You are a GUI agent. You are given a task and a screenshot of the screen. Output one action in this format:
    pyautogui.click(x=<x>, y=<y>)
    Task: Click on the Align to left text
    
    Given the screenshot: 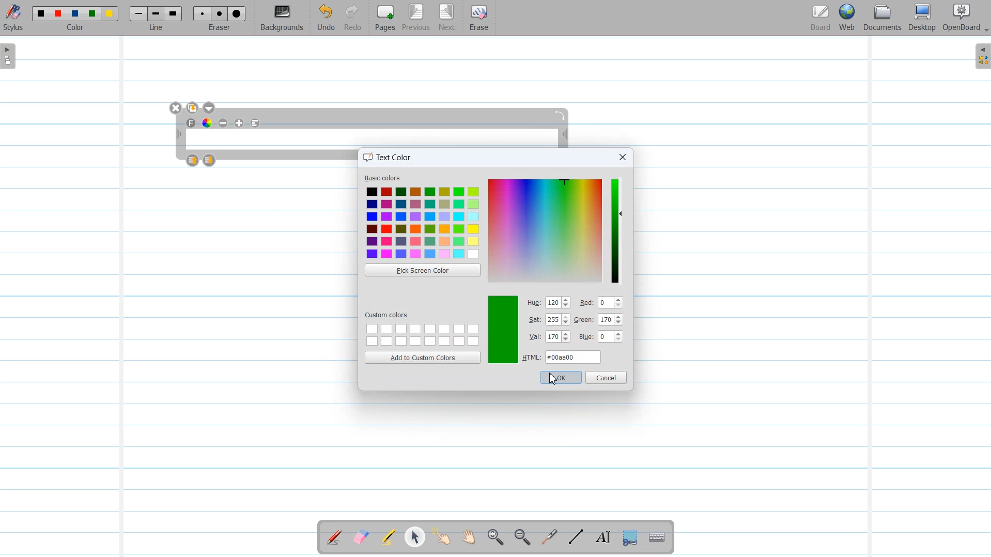 What is the action you would take?
    pyautogui.click(x=256, y=123)
    